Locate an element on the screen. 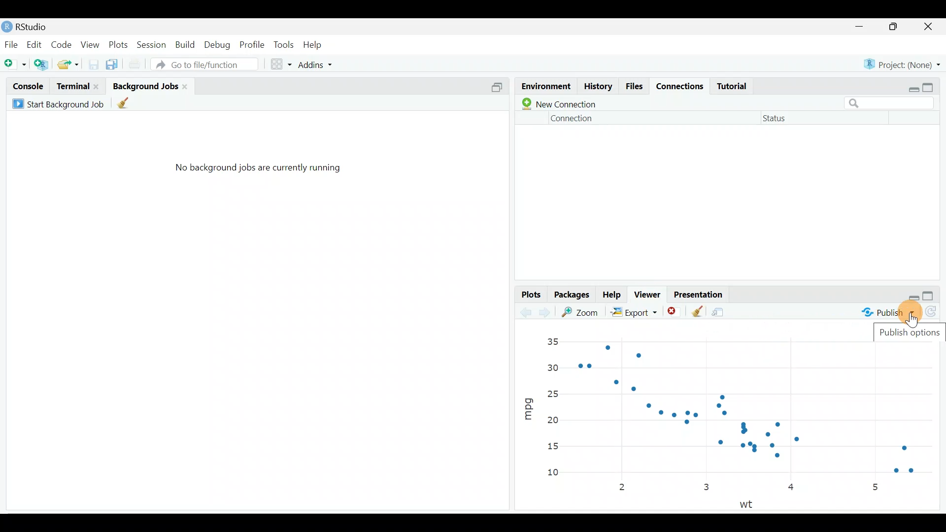 The height and width of the screenshot is (532, 946). Publish is located at coordinates (889, 312).